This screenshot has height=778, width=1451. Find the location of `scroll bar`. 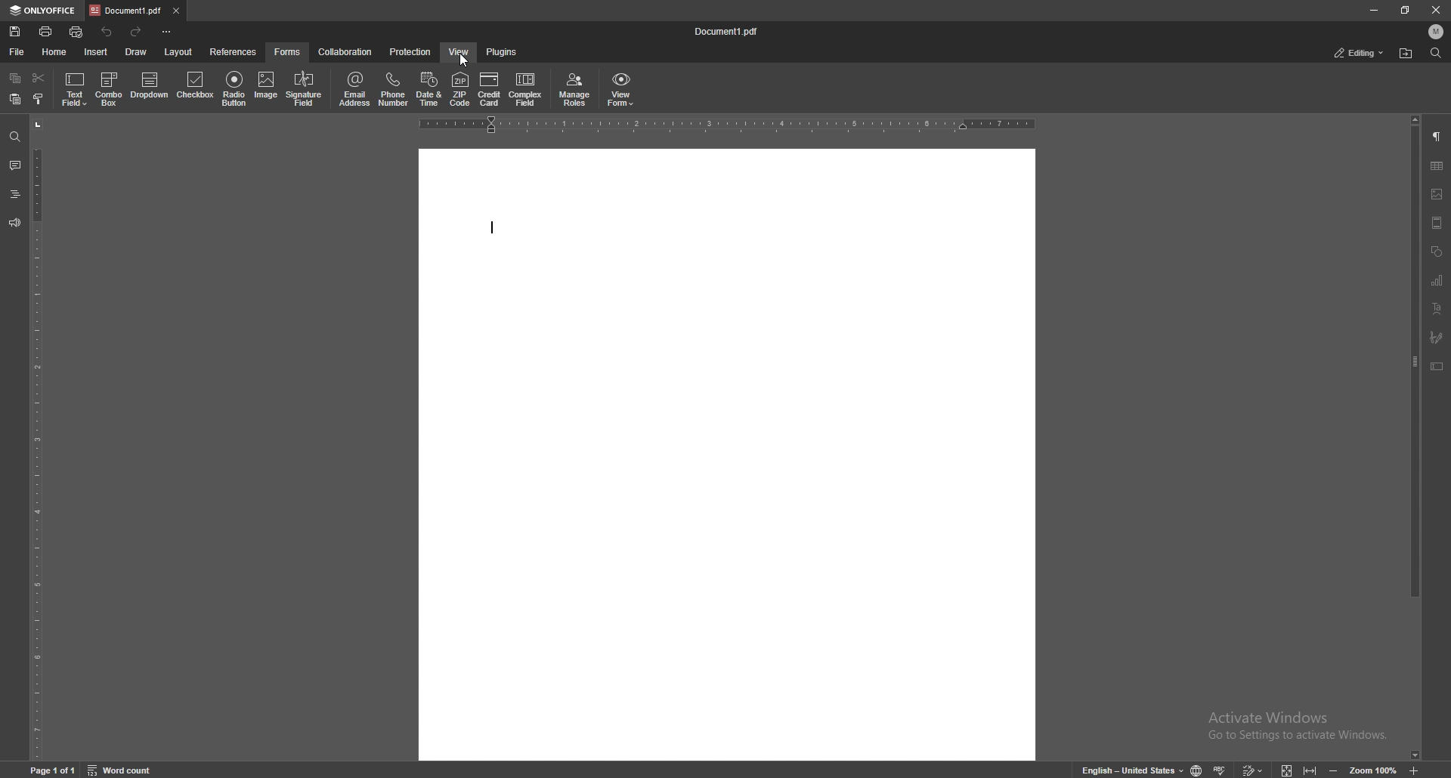

scroll bar is located at coordinates (1411, 437).